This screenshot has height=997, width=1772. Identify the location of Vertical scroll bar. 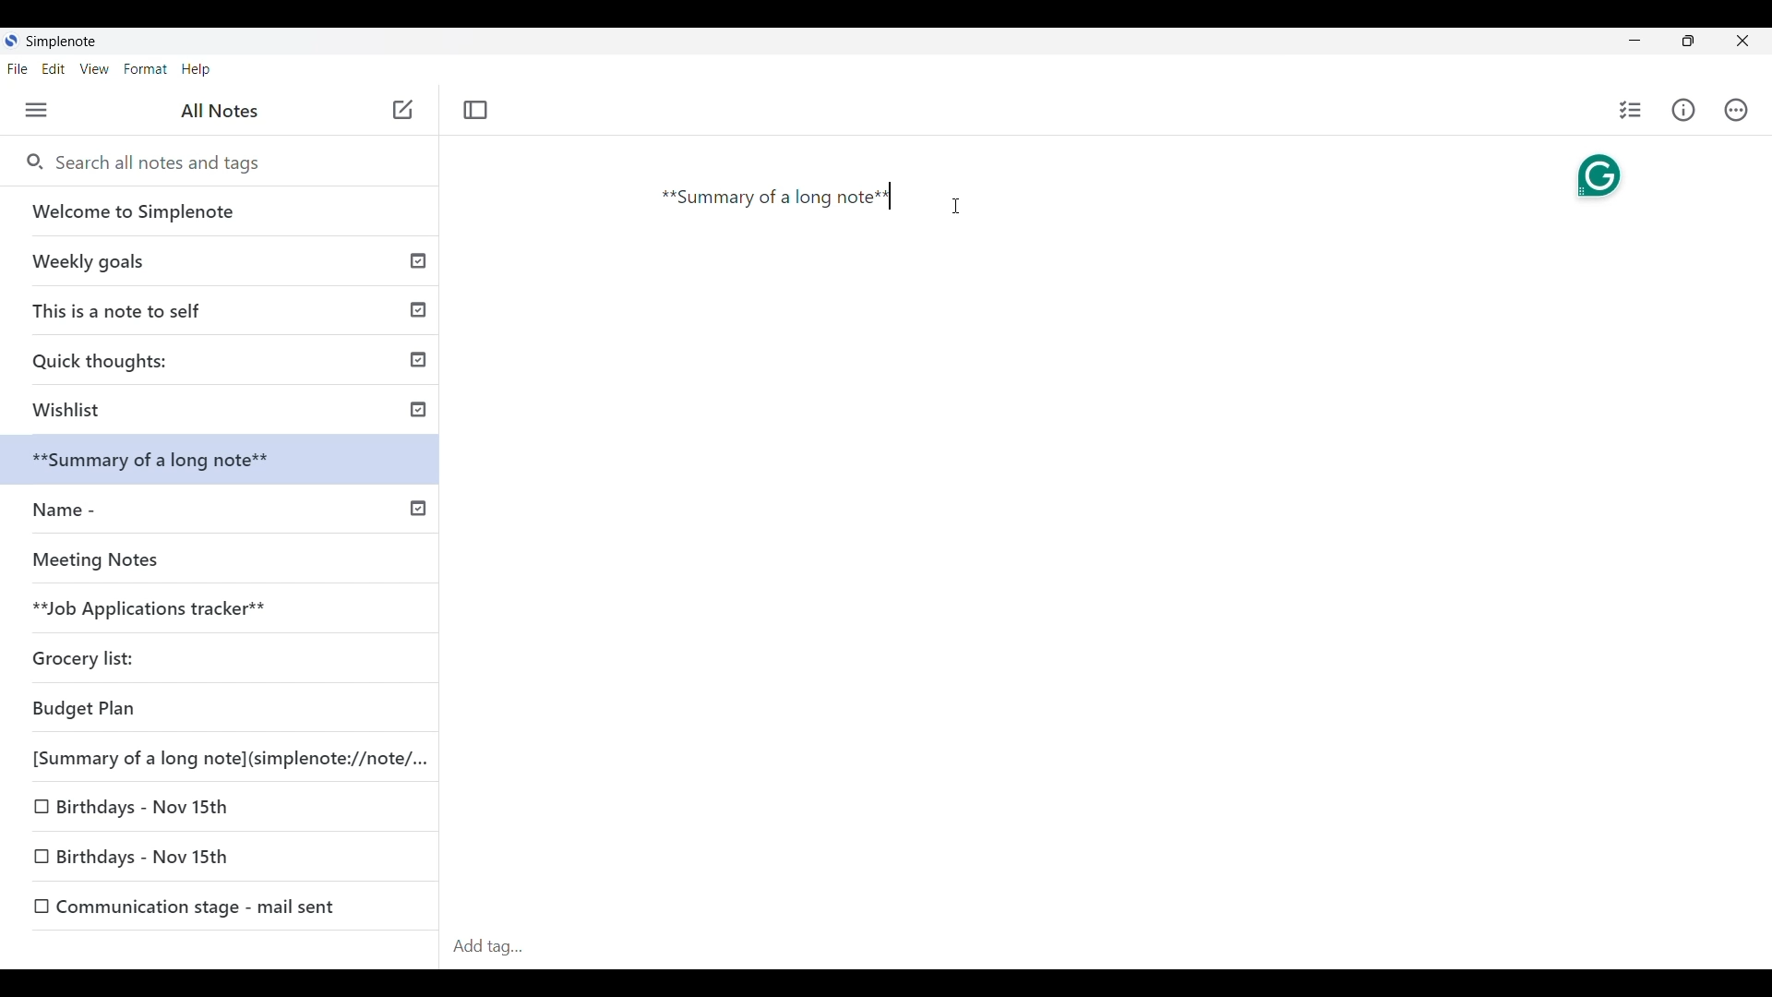
(1755, 511).